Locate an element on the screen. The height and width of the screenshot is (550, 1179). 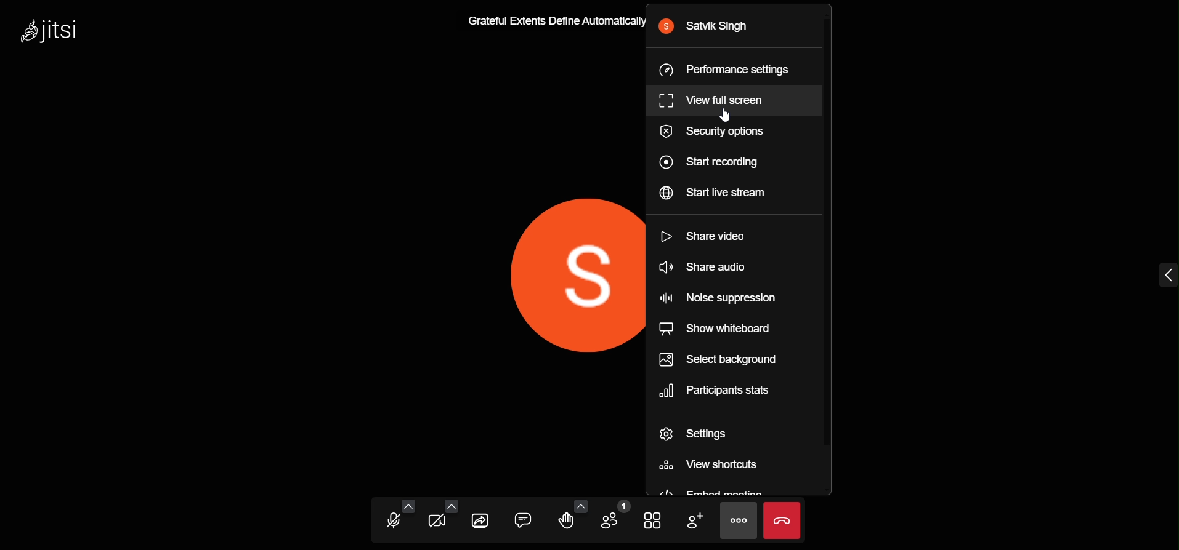
start recording is located at coordinates (713, 163).